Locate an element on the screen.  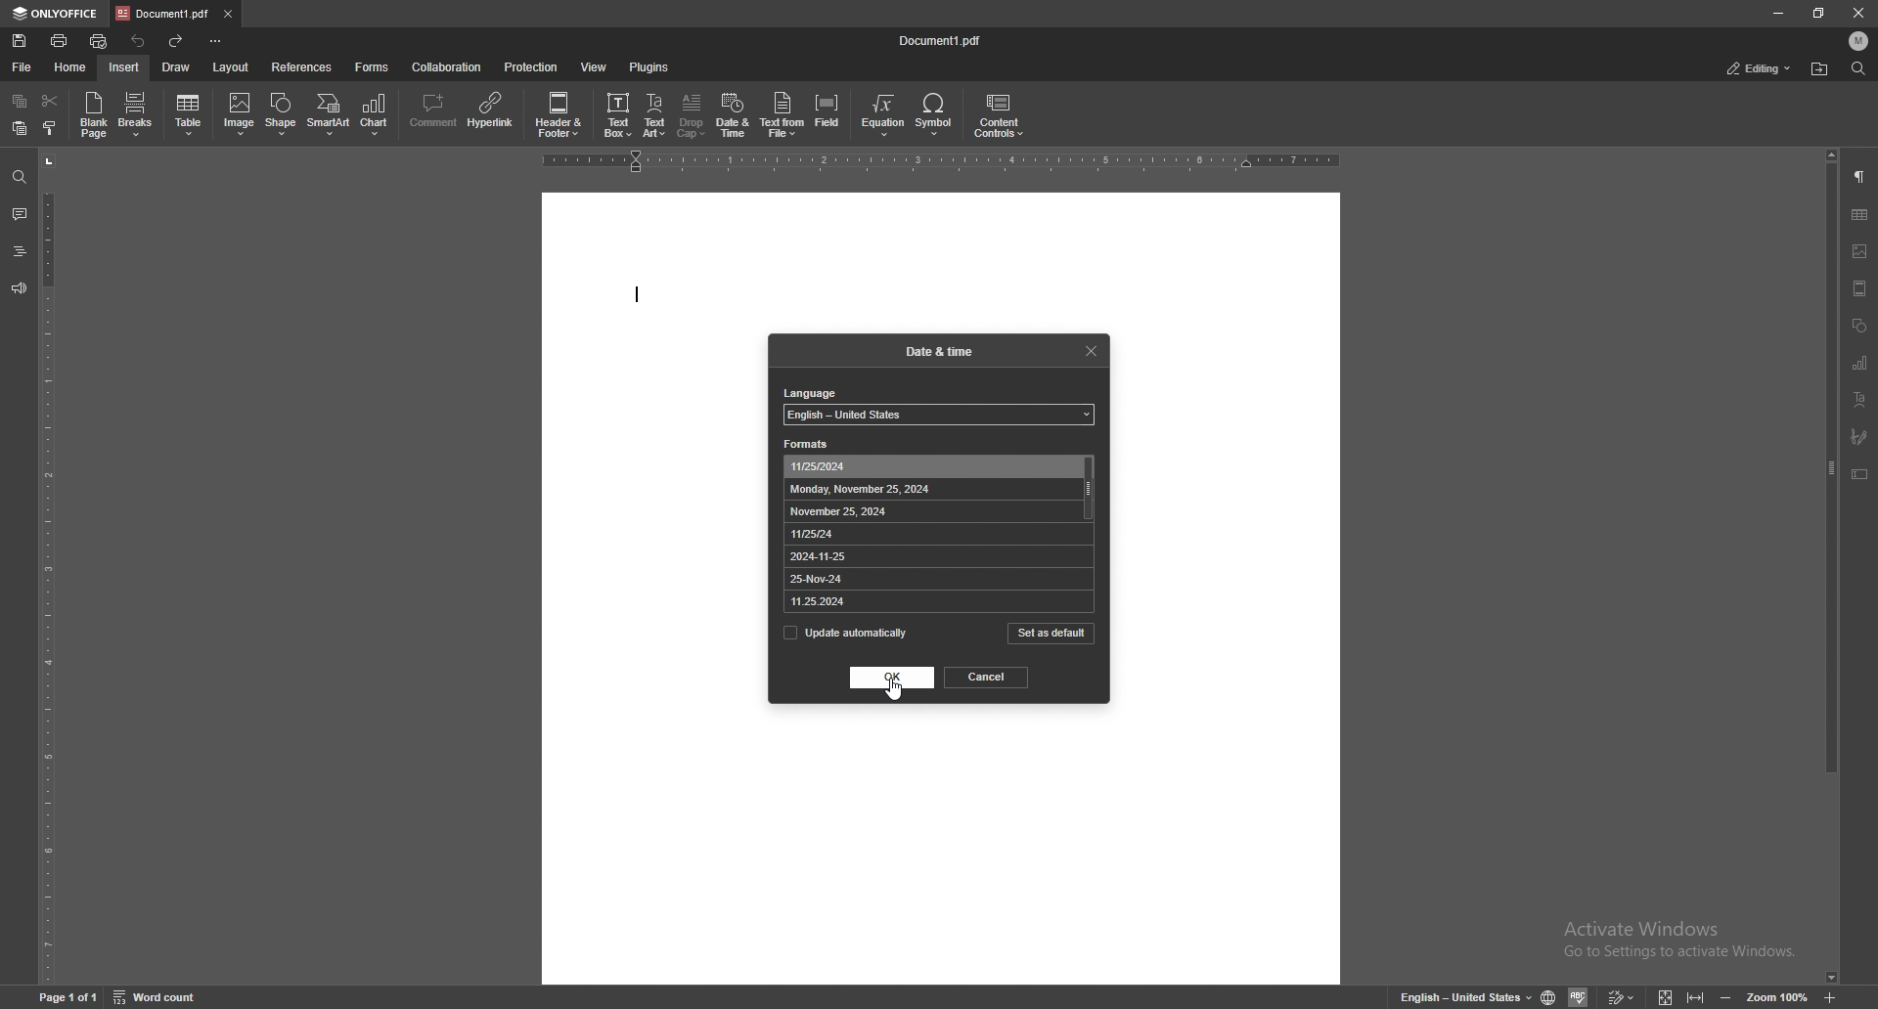
date format is located at coordinates (841, 534).